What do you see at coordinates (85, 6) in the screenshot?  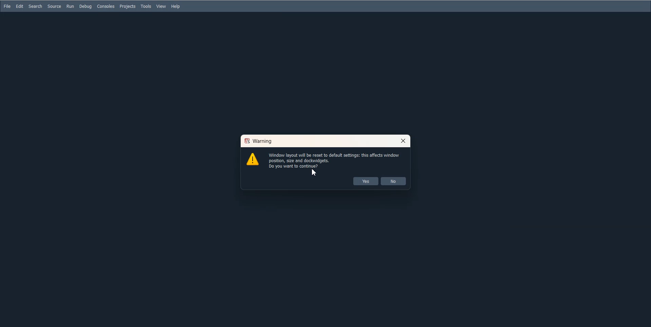 I see `Debug` at bounding box center [85, 6].